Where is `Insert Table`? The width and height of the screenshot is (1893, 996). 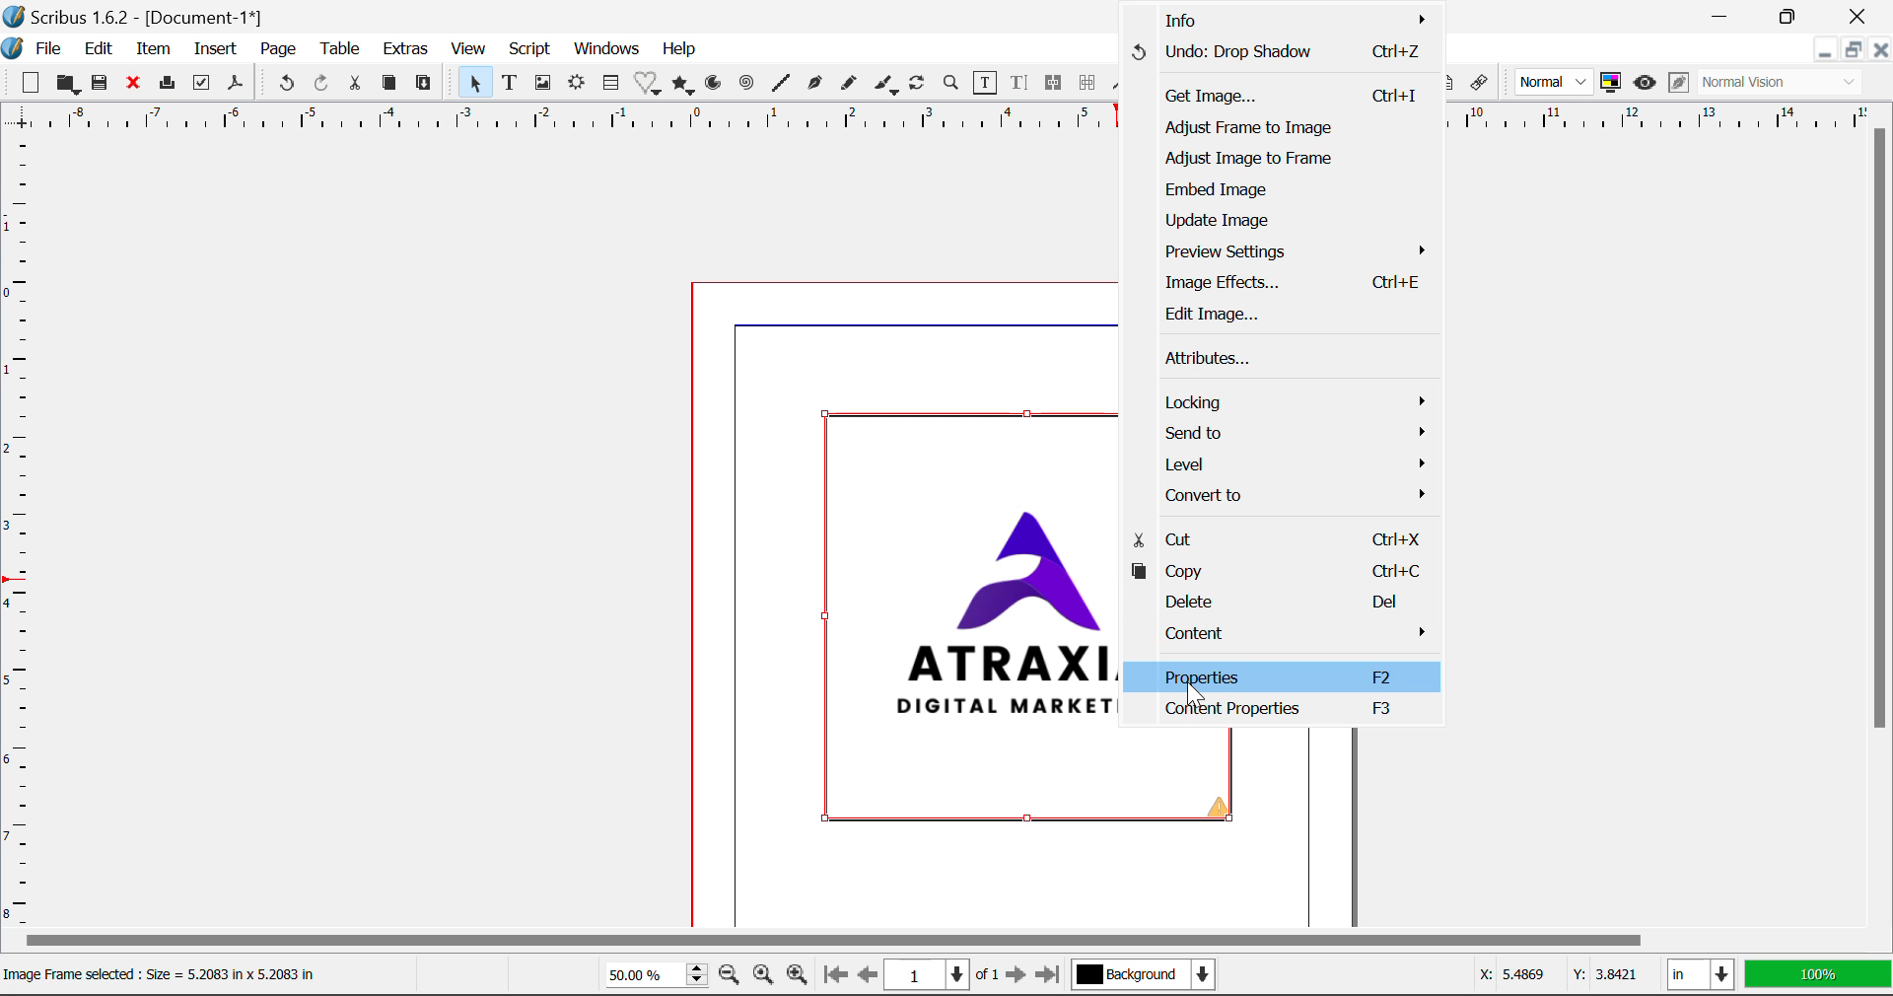 Insert Table is located at coordinates (614, 86).